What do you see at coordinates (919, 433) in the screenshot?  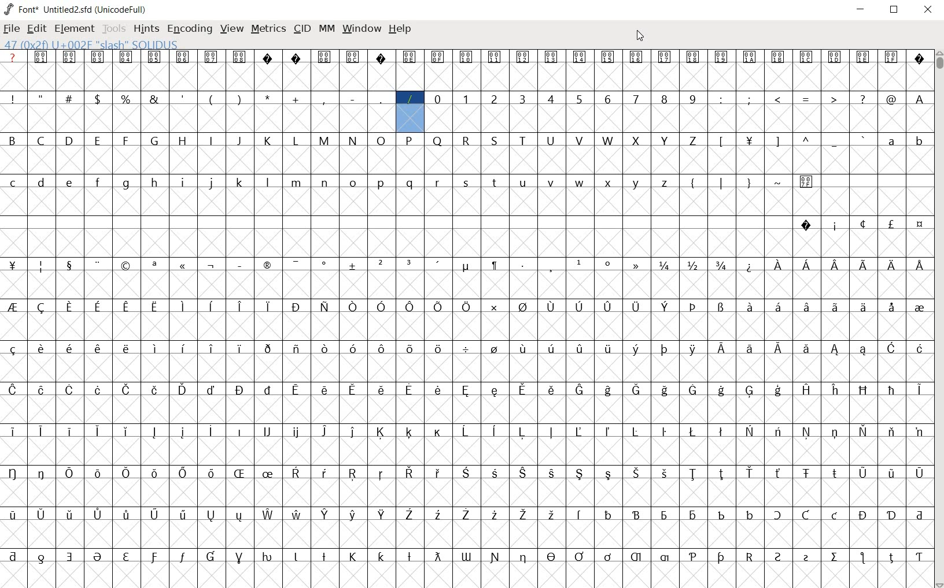 I see `glyph` at bounding box center [919, 433].